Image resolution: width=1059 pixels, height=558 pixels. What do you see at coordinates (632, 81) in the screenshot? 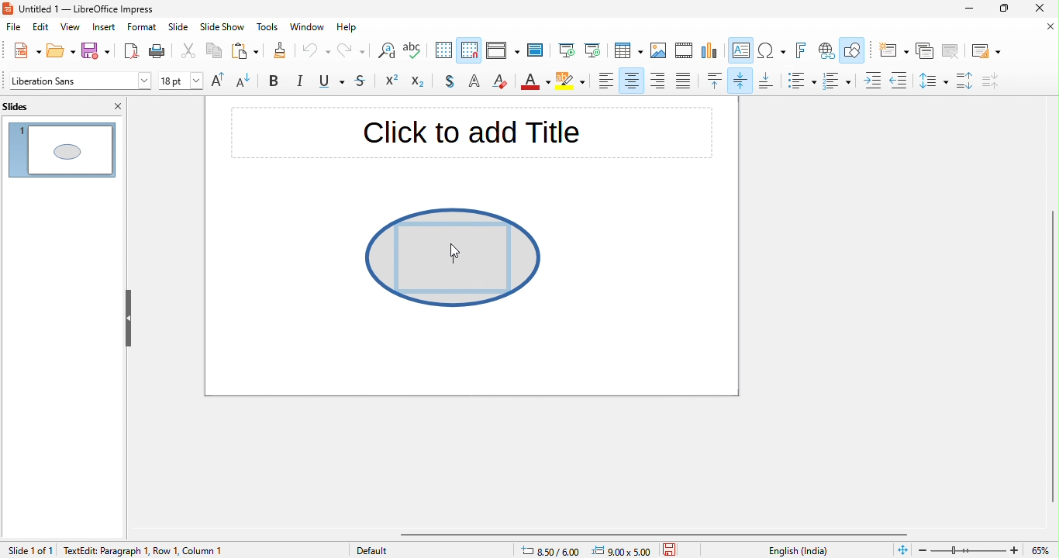
I see `align center` at bounding box center [632, 81].